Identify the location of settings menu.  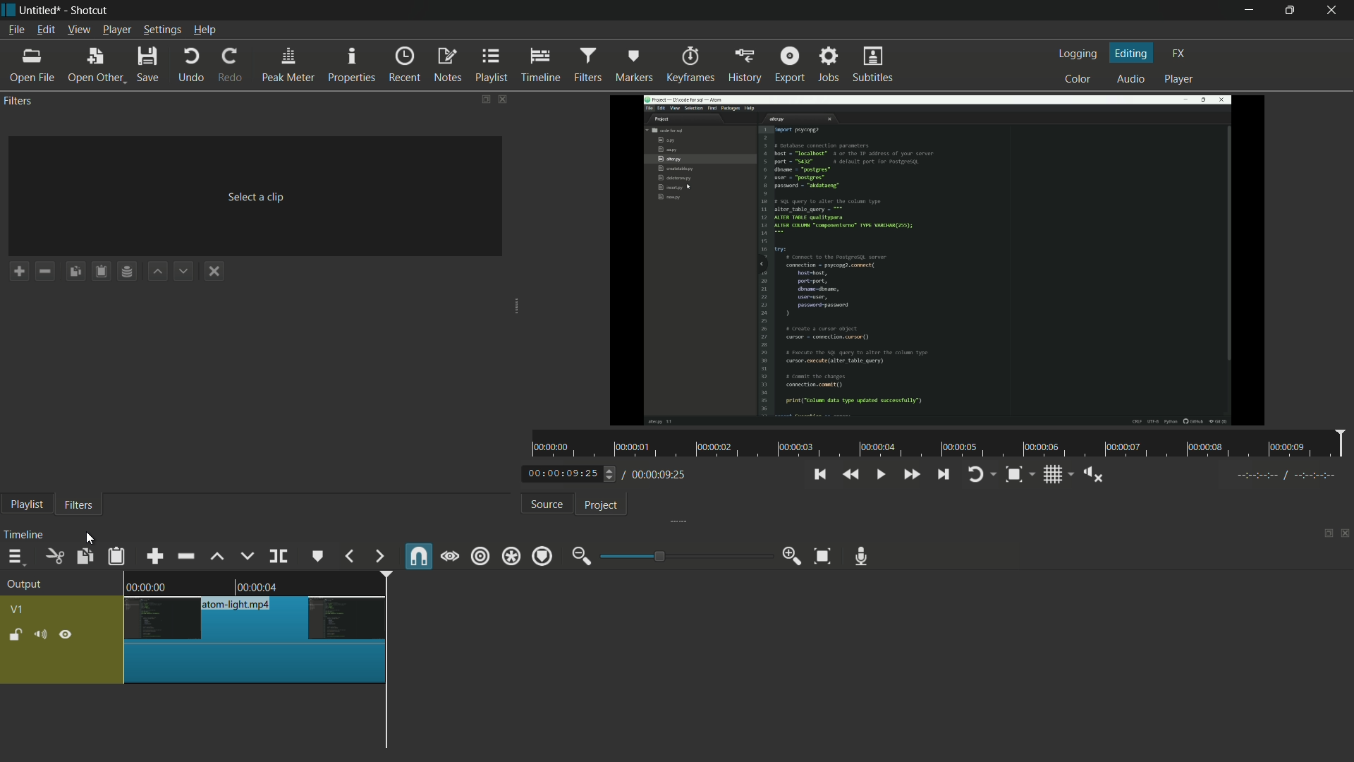
(161, 30).